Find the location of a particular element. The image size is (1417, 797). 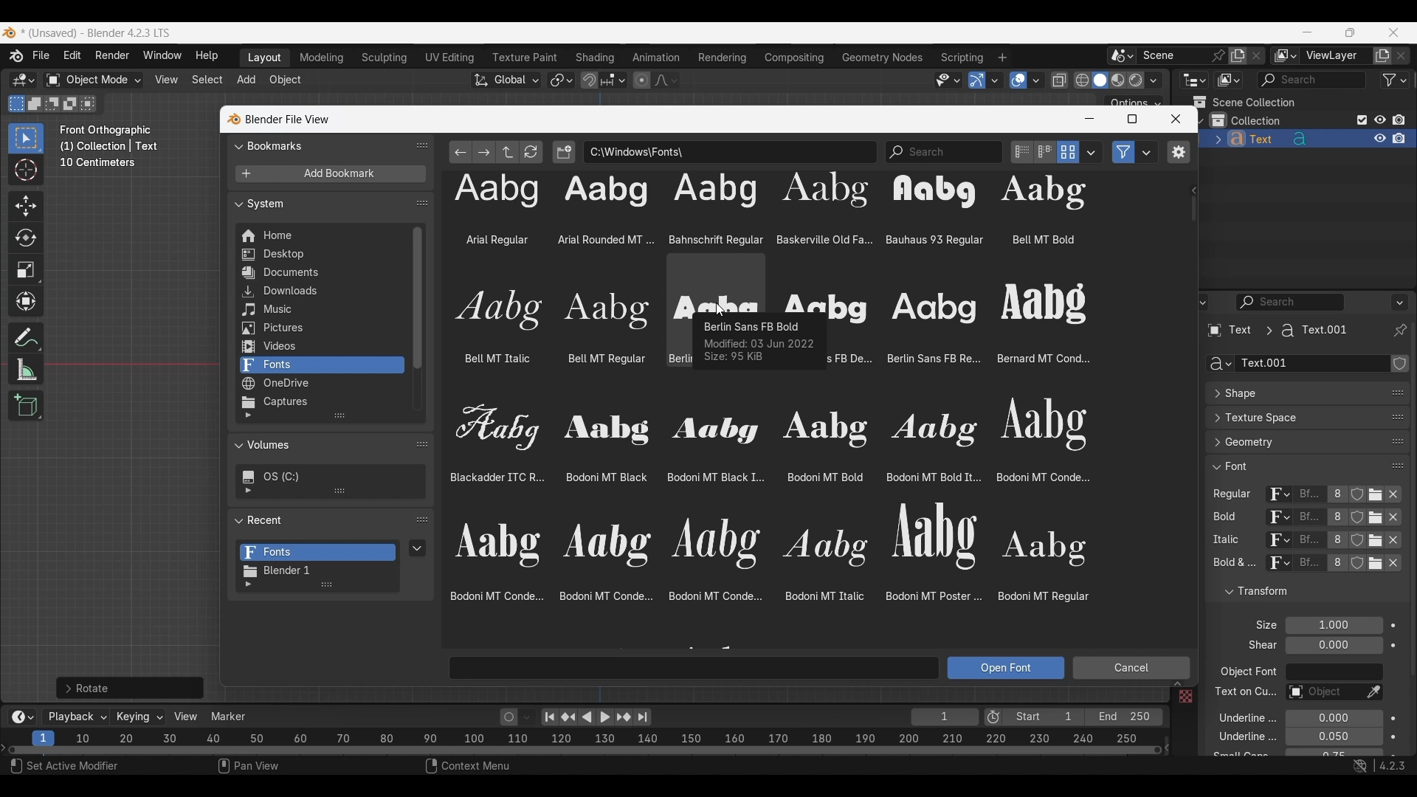

Final frame of the playback rendering range is located at coordinates (1083, 717).